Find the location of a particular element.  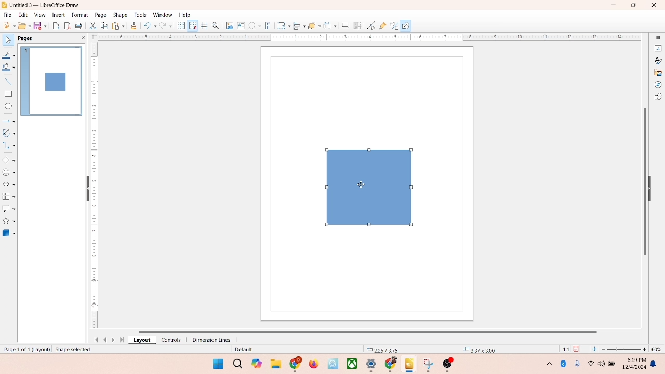

curves and polygons is located at coordinates (9, 132).